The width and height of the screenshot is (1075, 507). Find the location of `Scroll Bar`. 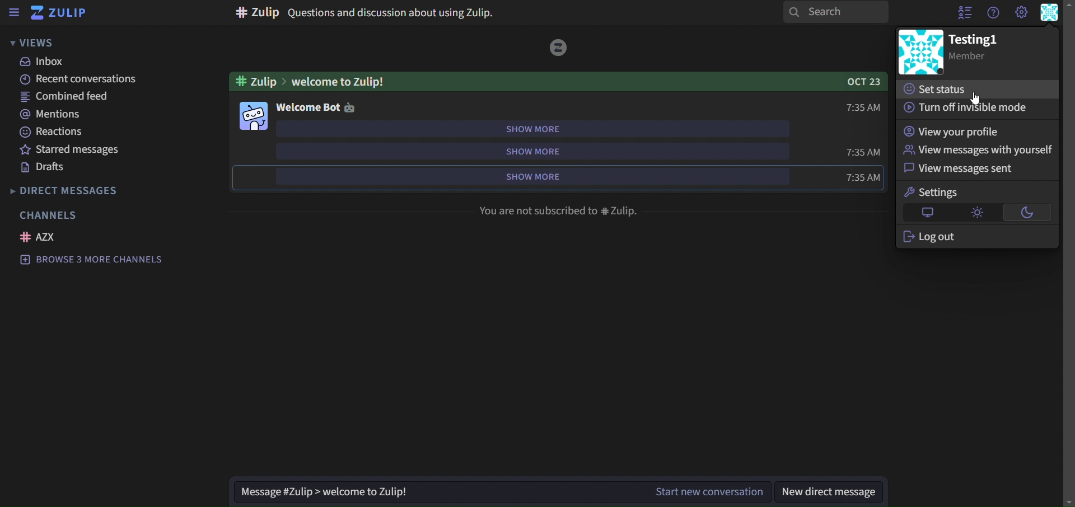

Scroll Bar is located at coordinates (1068, 253).